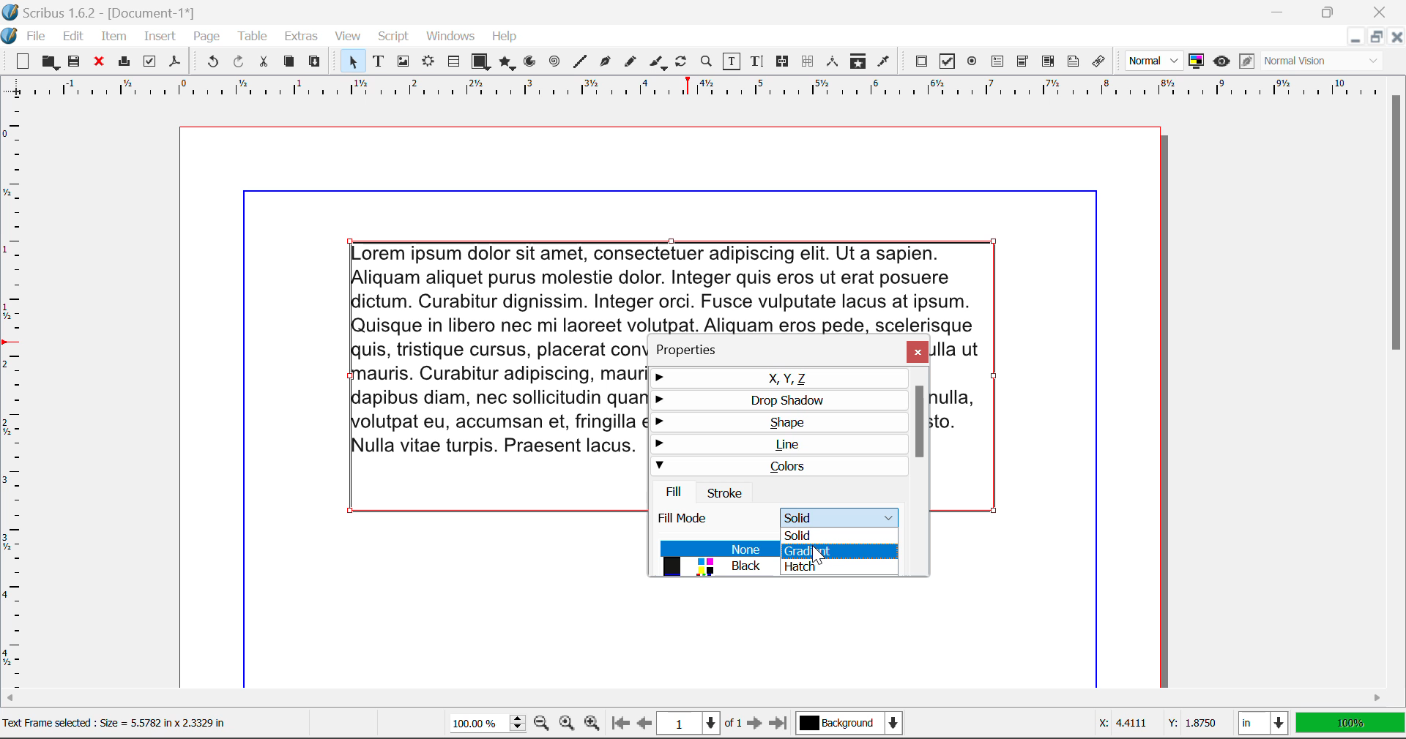  I want to click on PDF Text Fields, so click(997, 61).